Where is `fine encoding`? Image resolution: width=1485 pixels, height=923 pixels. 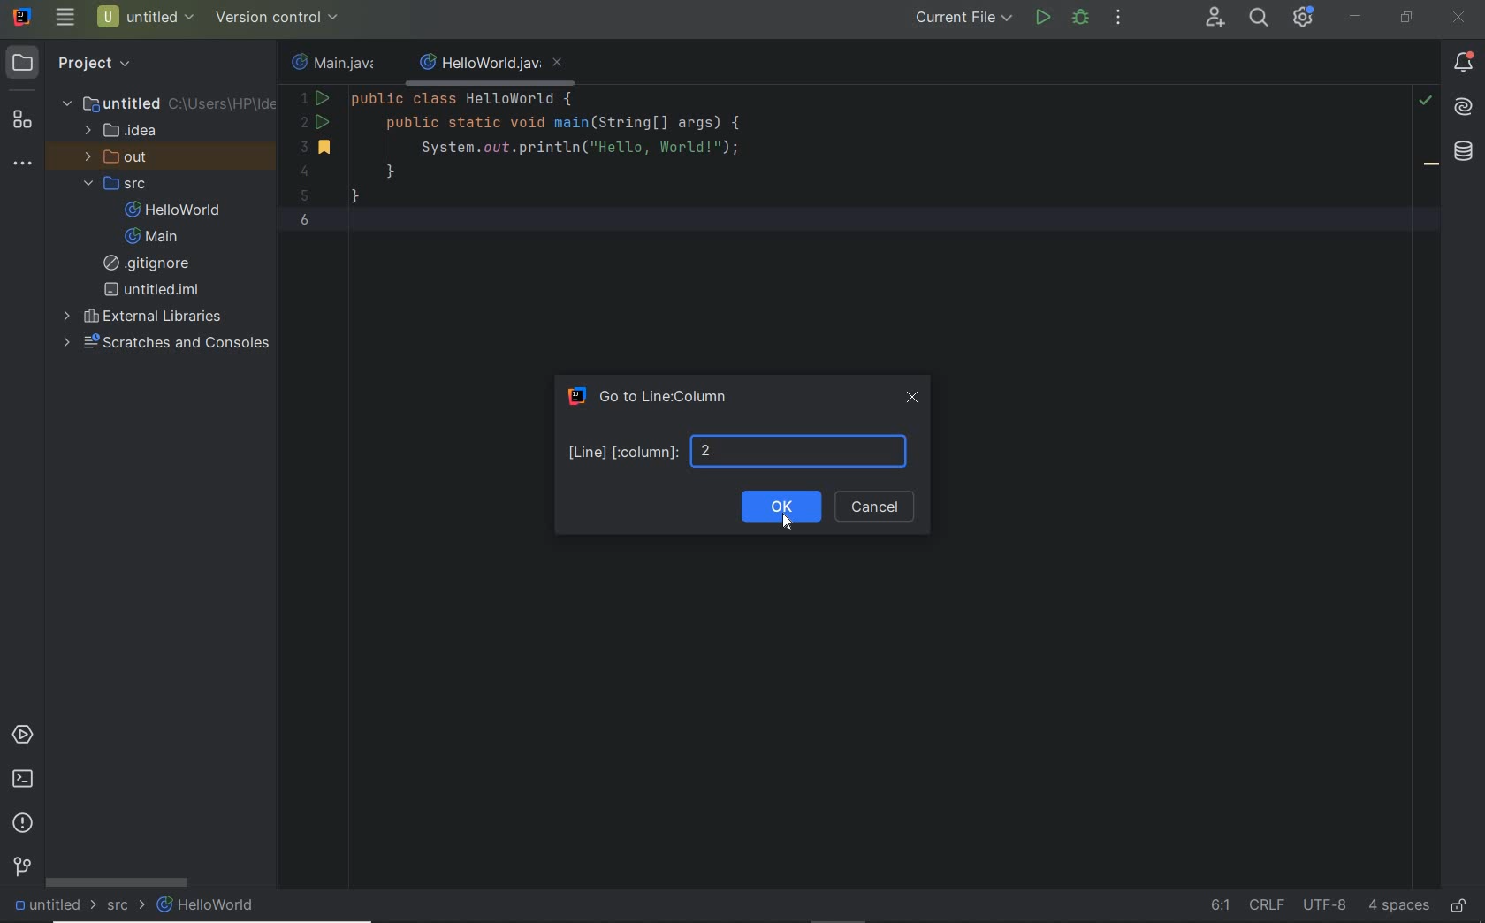
fine encoding is located at coordinates (1324, 907).